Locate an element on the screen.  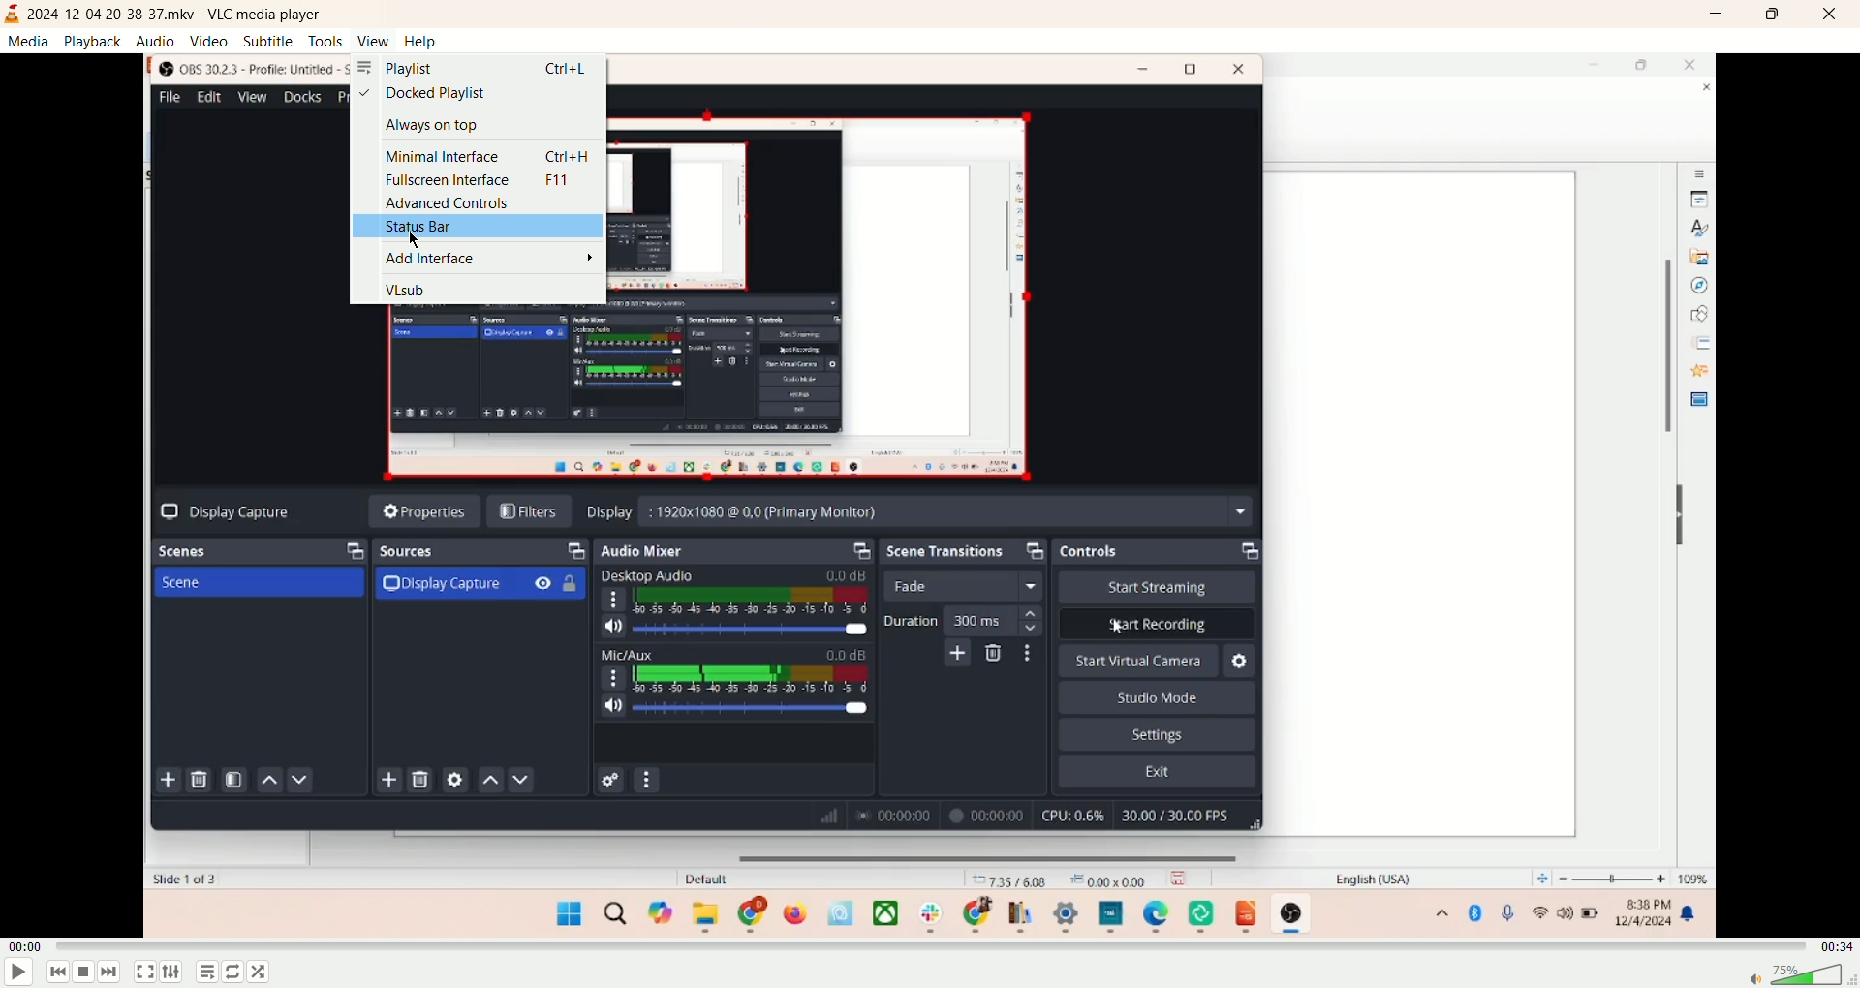
progress bar is located at coordinates (932, 943).